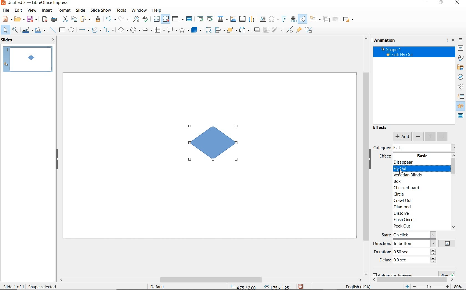  What do you see at coordinates (420, 169) in the screenshot?
I see `fly out` at bounding box center [420, 169].